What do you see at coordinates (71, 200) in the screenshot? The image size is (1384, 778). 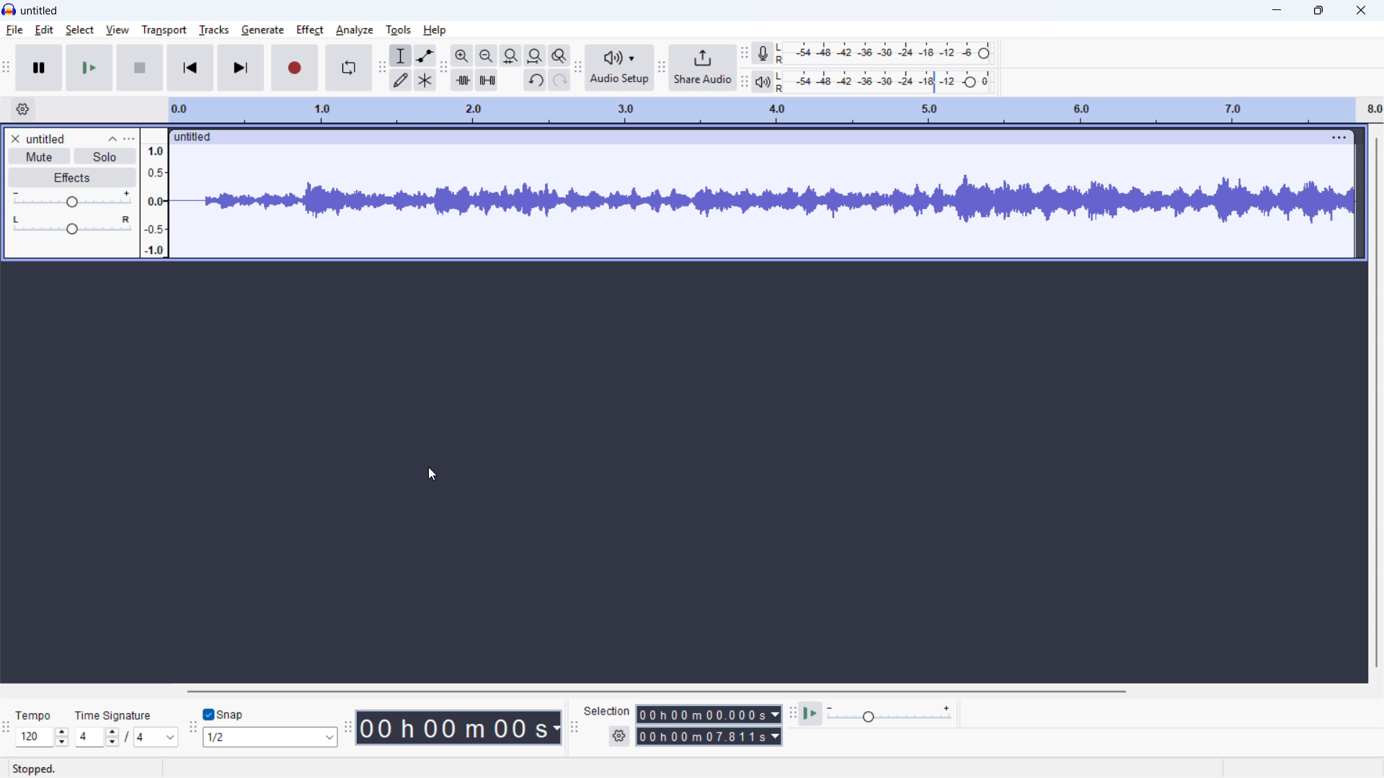 I see `gain` at bounding box center [71, 200].